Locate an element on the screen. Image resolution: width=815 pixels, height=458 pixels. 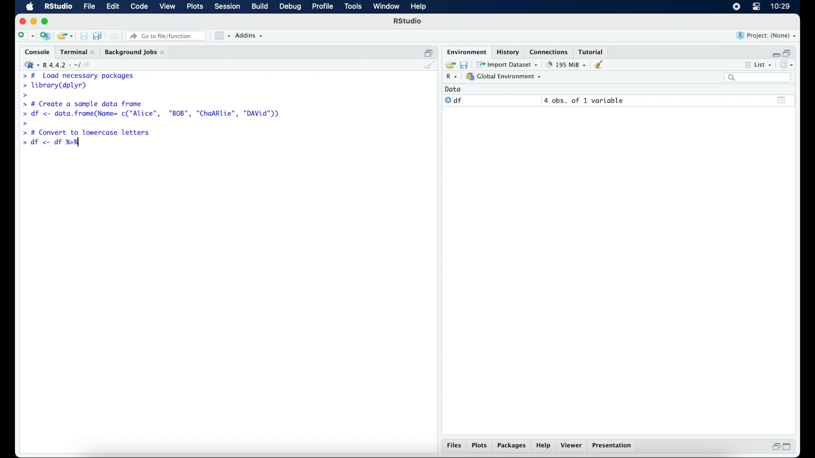
addins is located at coordinates (249, 36).